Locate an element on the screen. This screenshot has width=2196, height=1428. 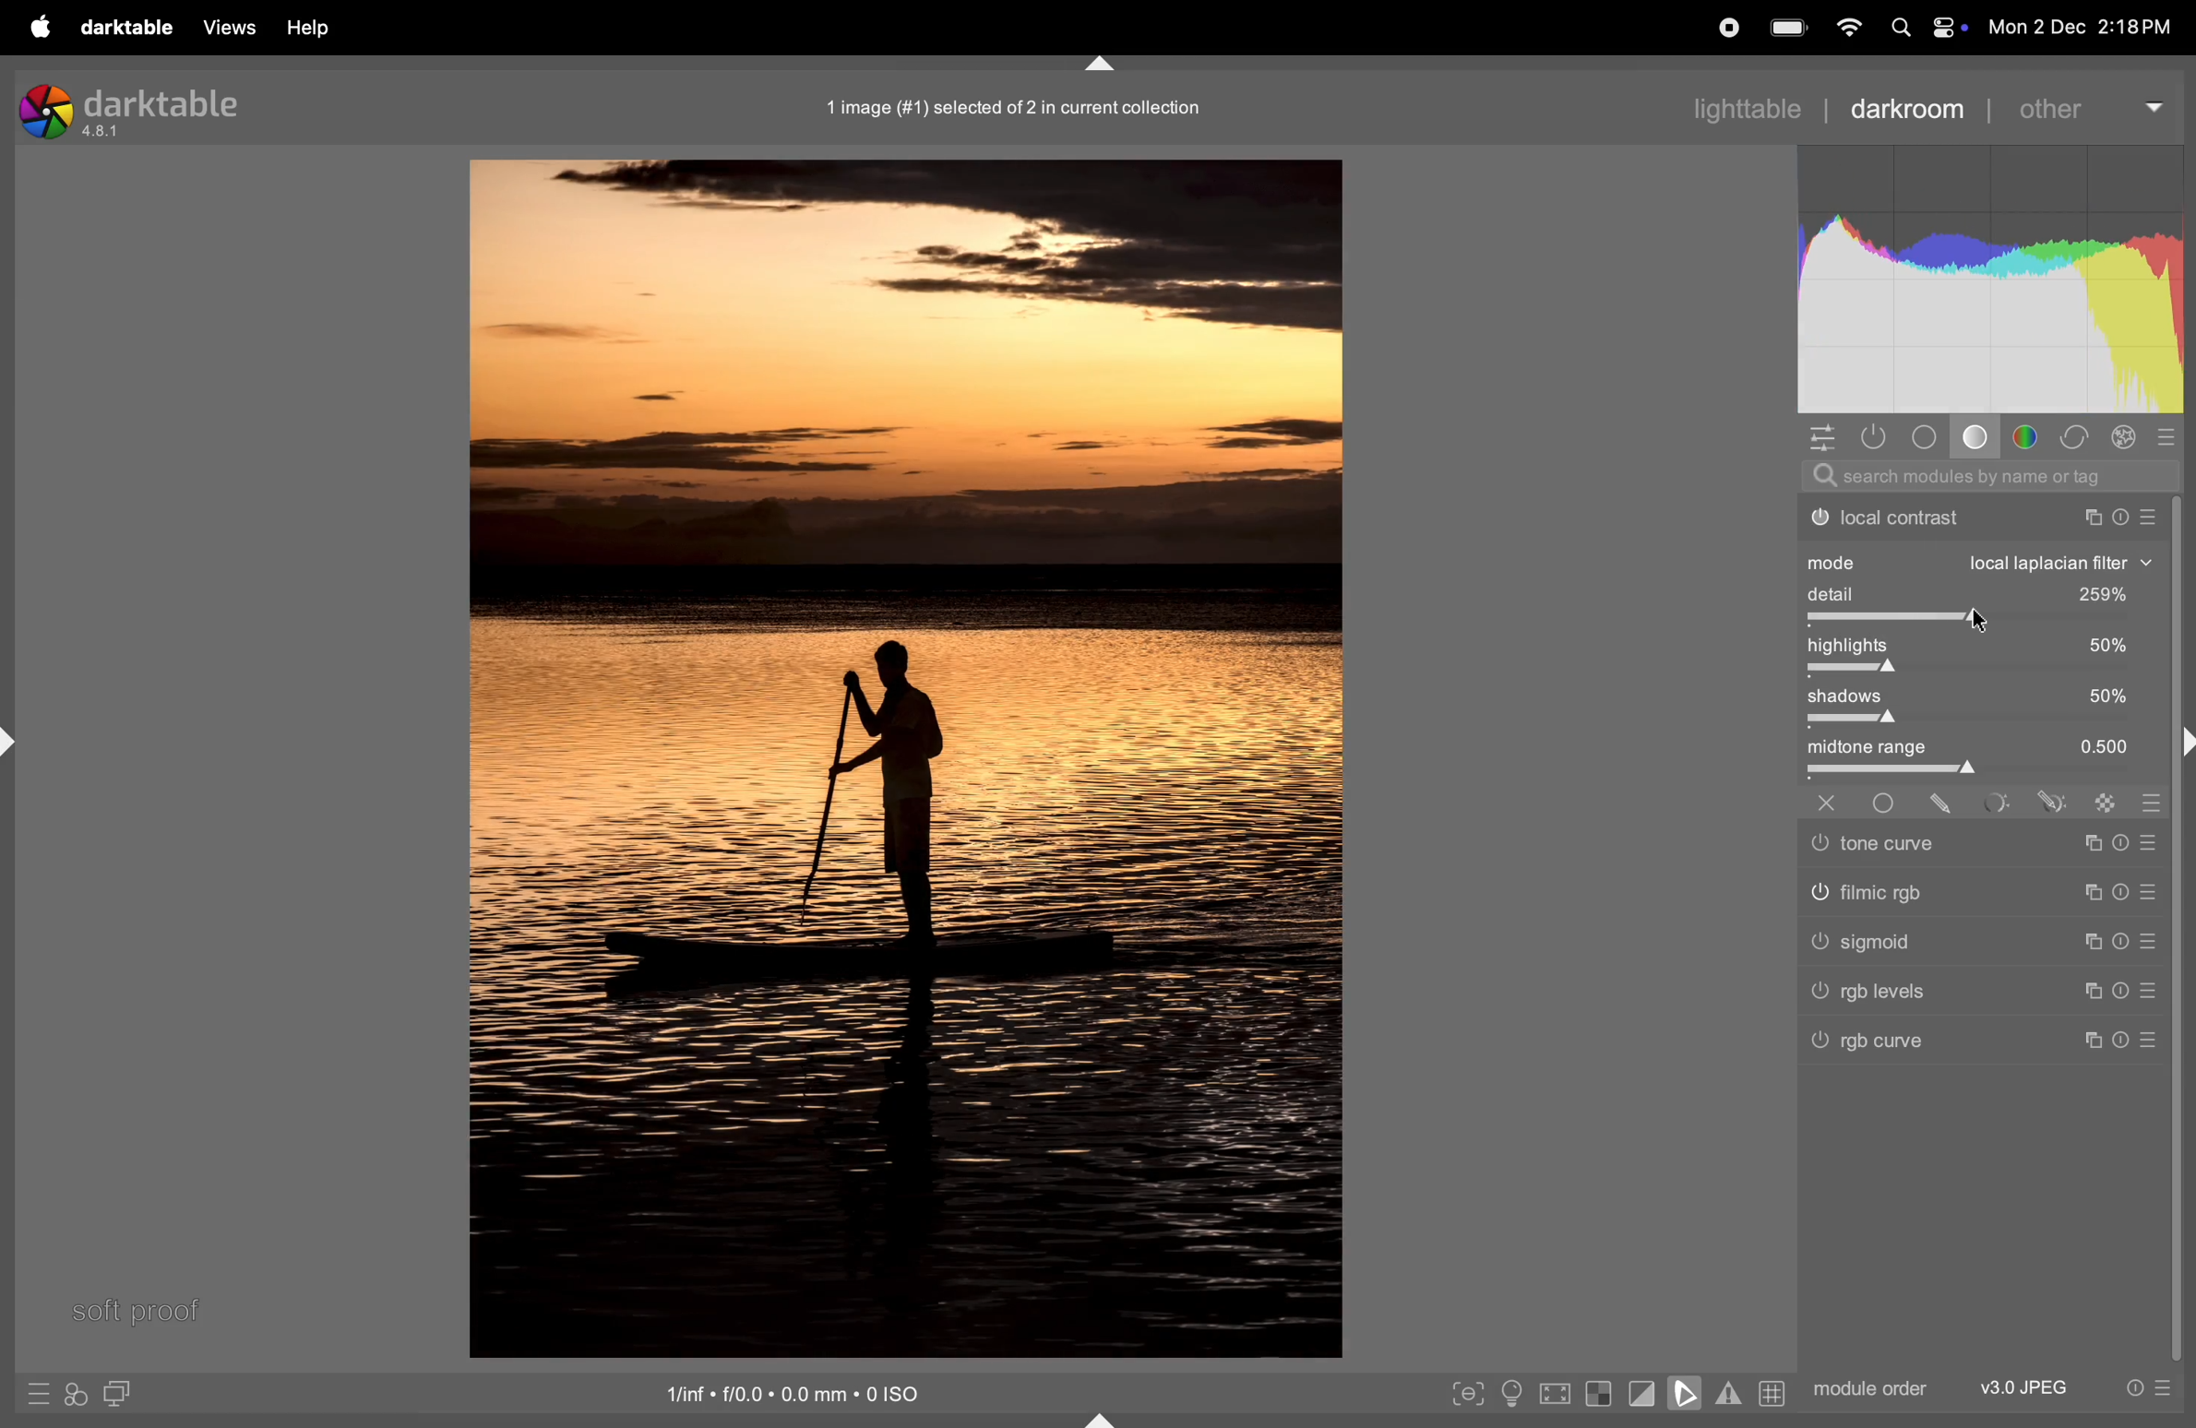
quick access for applying styles is located at coordinates (76, 1395).